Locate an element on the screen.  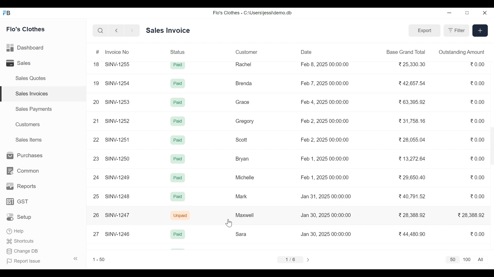
Feb 1, 2025 00:00:00 is located at coordinates (325, 158).